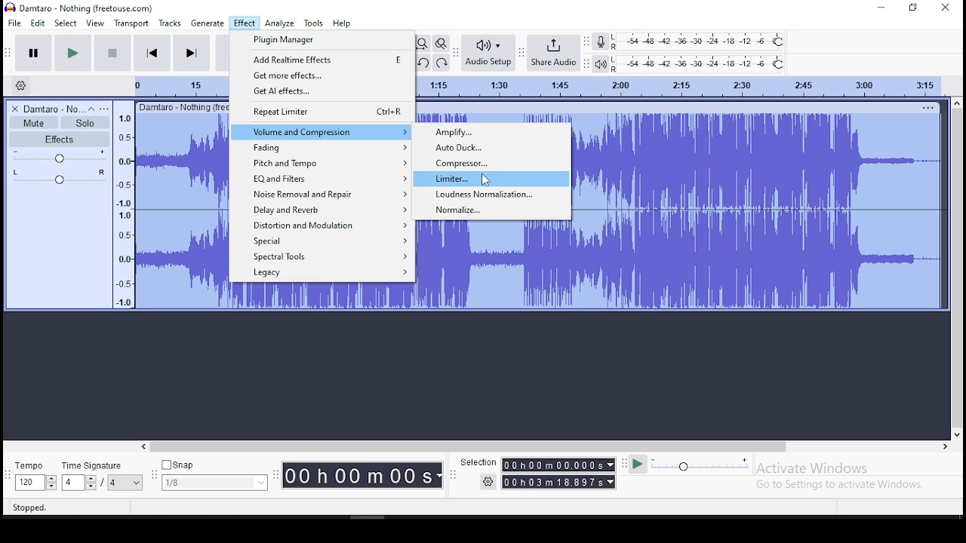 Image resolution: width=966 pixels, height=543 pixels. I want to click on transport, so click(131, 23).